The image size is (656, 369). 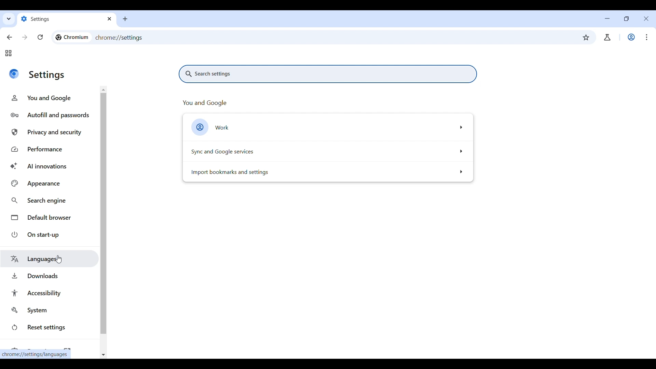 What do you see at coordinates (49, 276) in the screenshot?
I see `Downloads` at bounding box center [49, 276].